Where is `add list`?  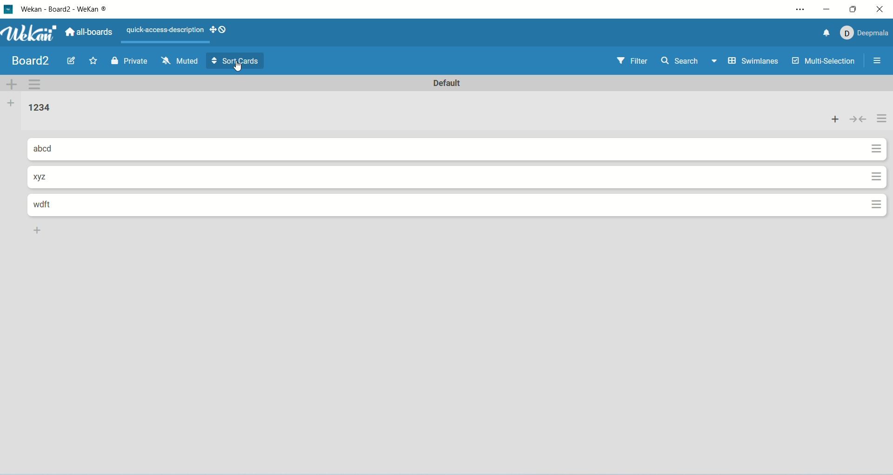 add list is located at coordinates (40, 232).